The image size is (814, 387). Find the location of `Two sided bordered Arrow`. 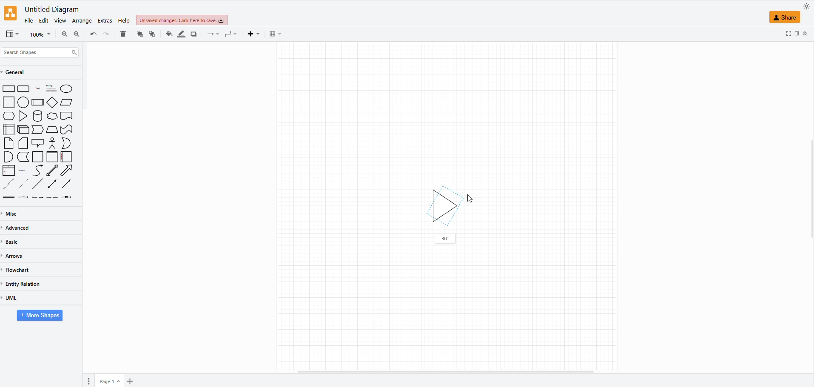

Two sided bordered Arrow is located at coordinates (52, 170).